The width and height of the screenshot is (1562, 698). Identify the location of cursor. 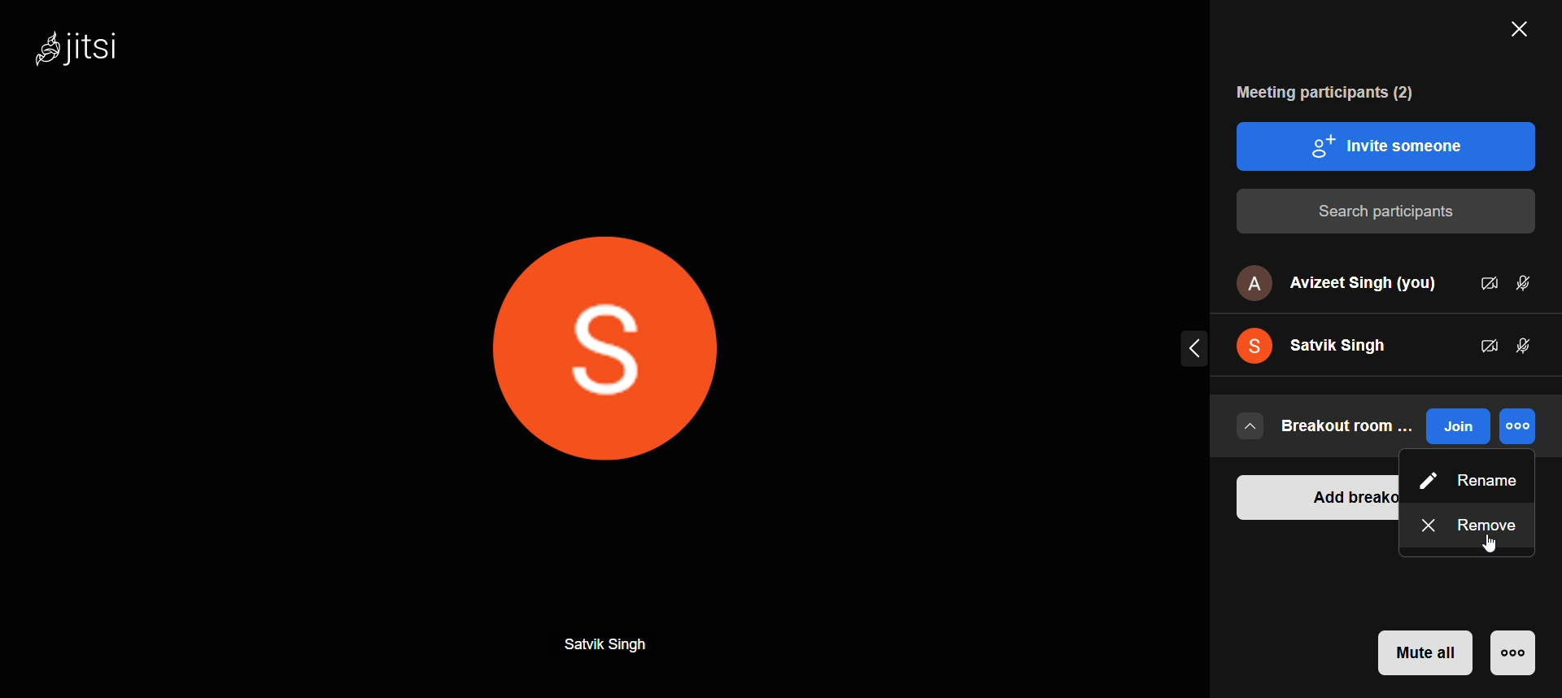
(1474, 547).